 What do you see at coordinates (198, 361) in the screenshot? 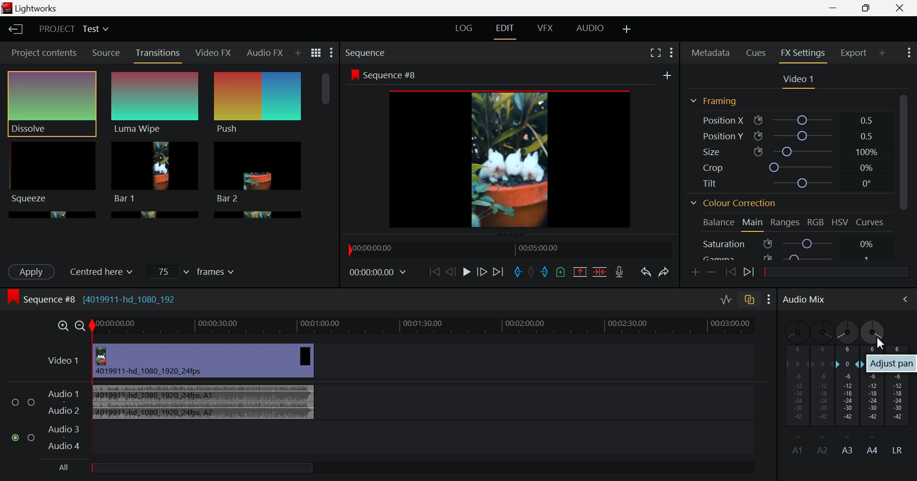
I see `Video Input` at bounding box center [198, 361].